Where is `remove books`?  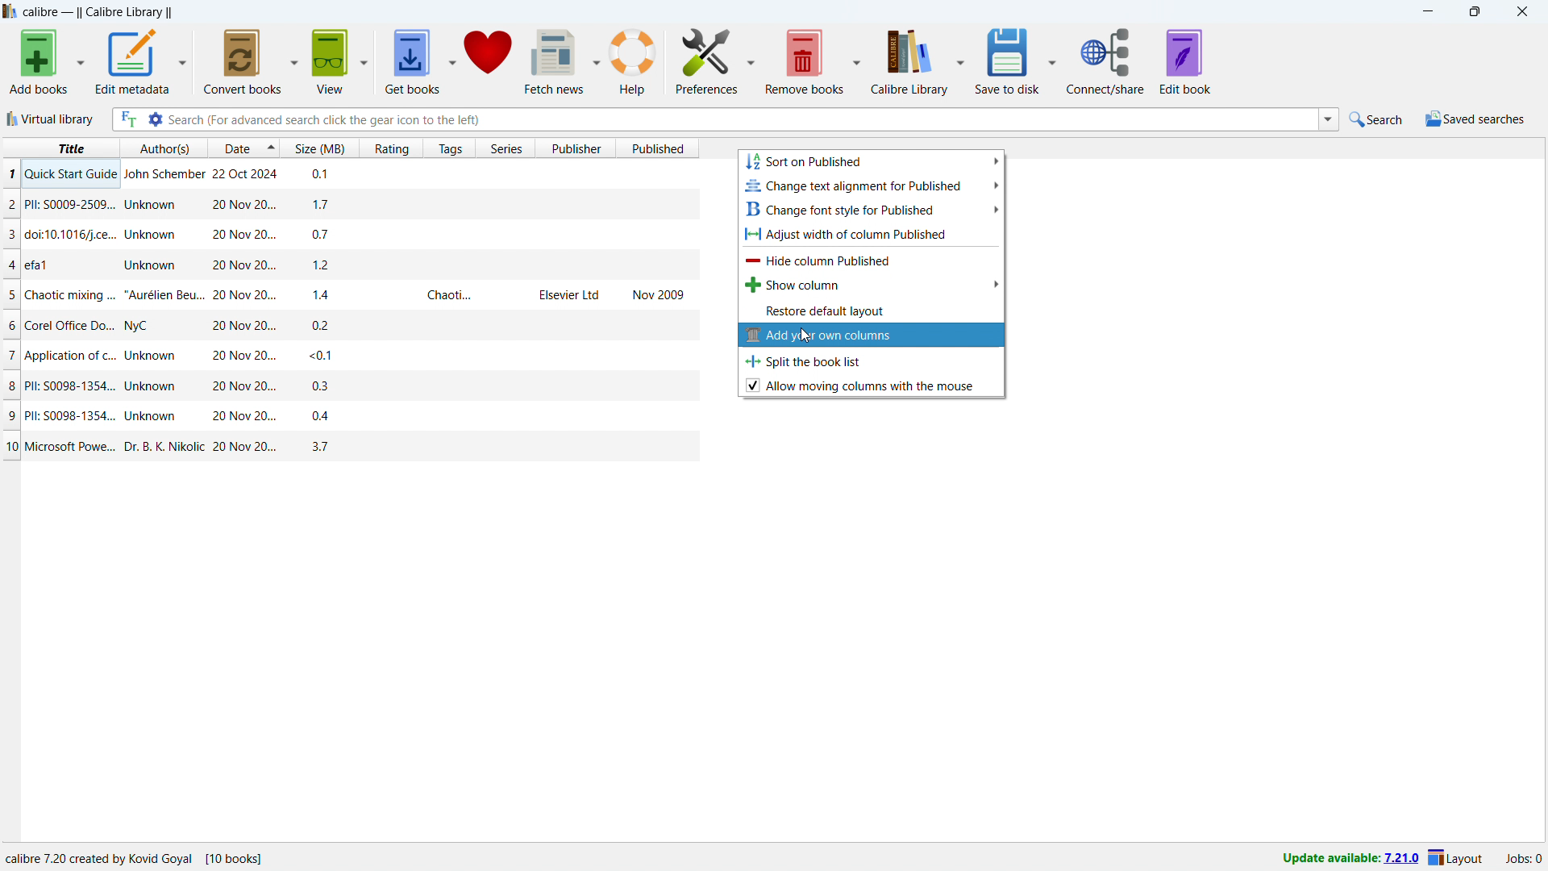 remove books is located at coordinates (805, 60).